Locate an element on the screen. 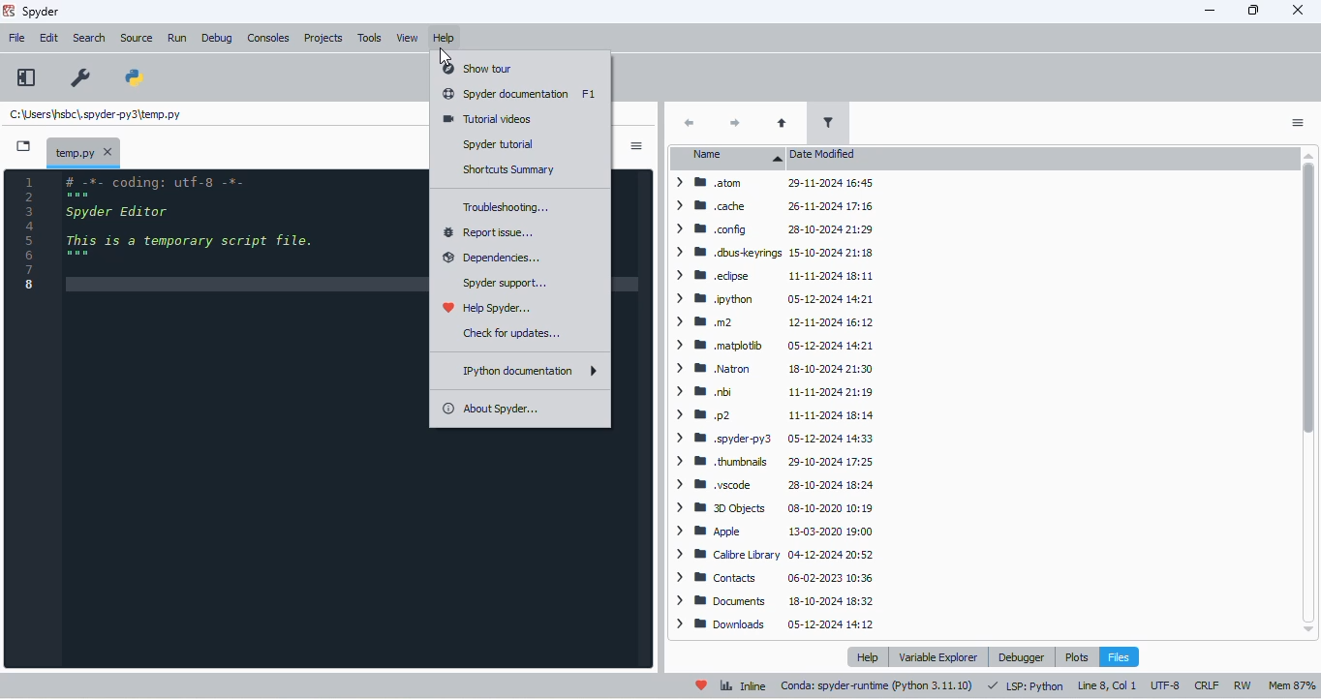  > BB Downloads 05-12-2024 14:12 is located at coordinates (774, 624).